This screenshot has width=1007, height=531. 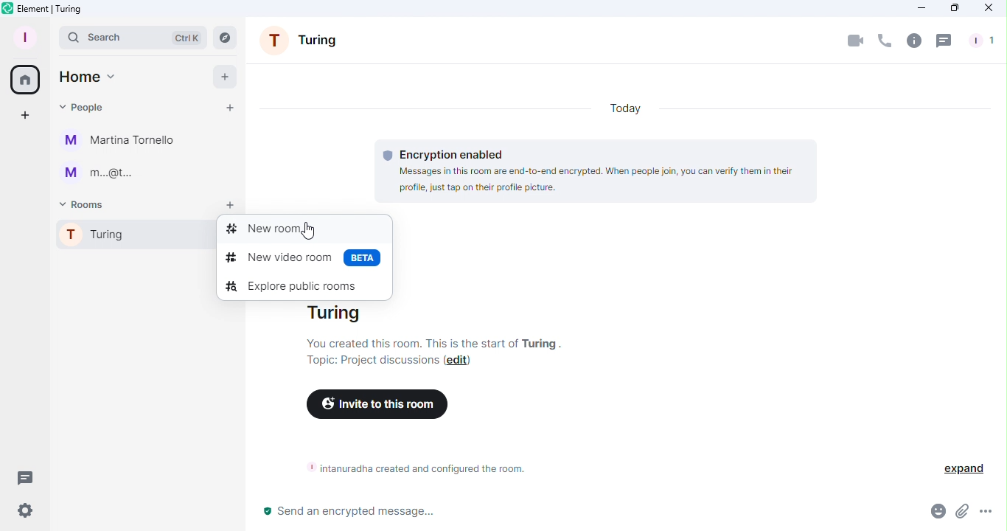 I want to click on Maximize, so click(x=953, y=8).